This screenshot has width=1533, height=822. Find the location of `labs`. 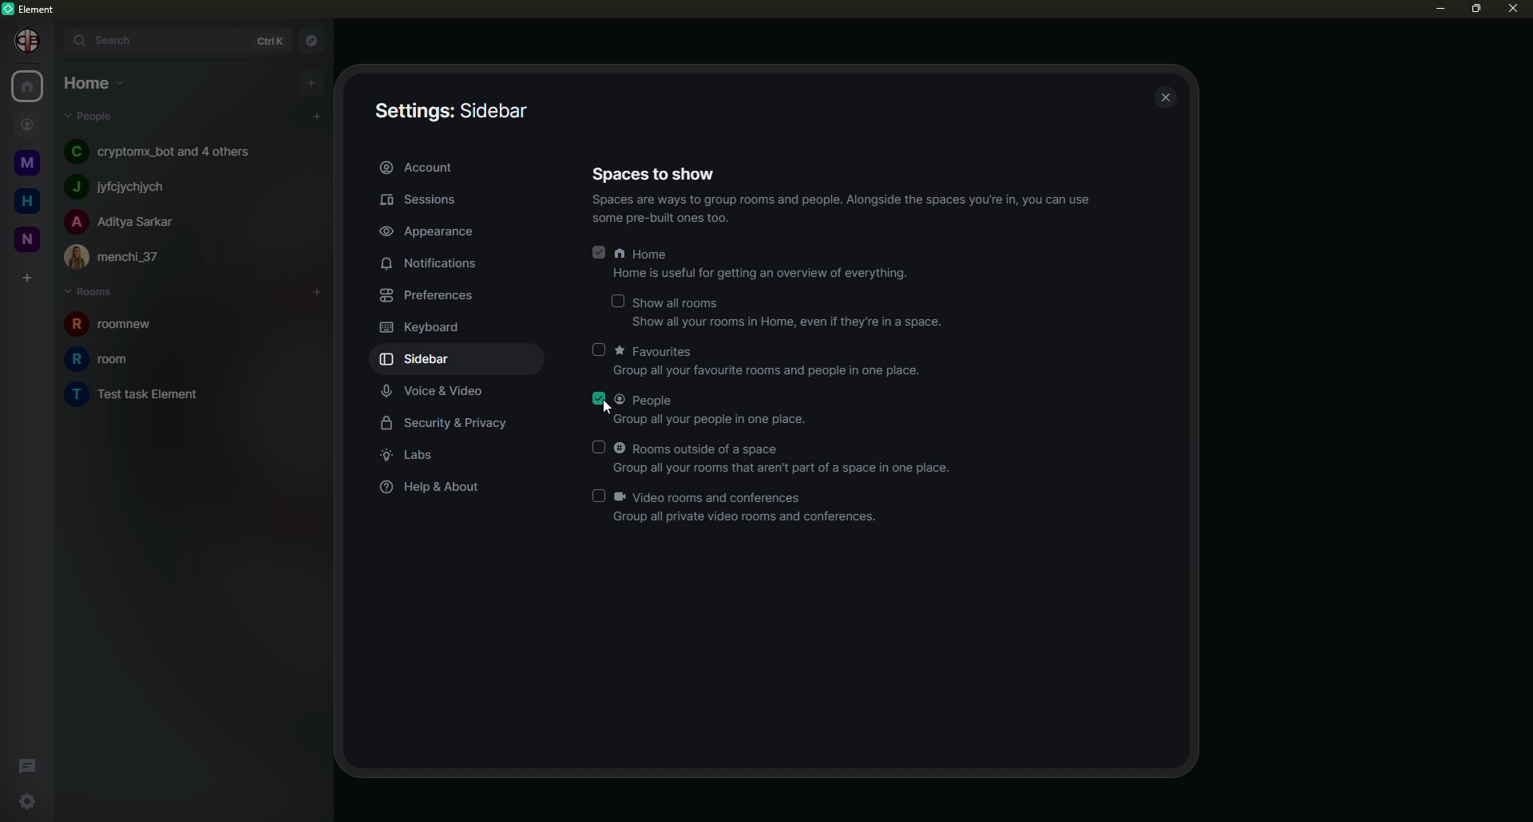

labs is located at coordinates (418, 455).